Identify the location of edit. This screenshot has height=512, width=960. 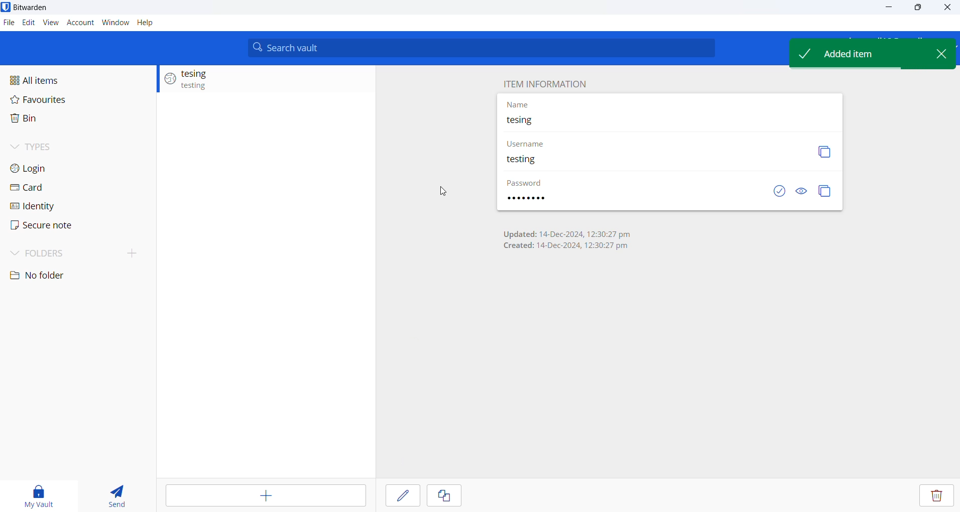
(402, 496).